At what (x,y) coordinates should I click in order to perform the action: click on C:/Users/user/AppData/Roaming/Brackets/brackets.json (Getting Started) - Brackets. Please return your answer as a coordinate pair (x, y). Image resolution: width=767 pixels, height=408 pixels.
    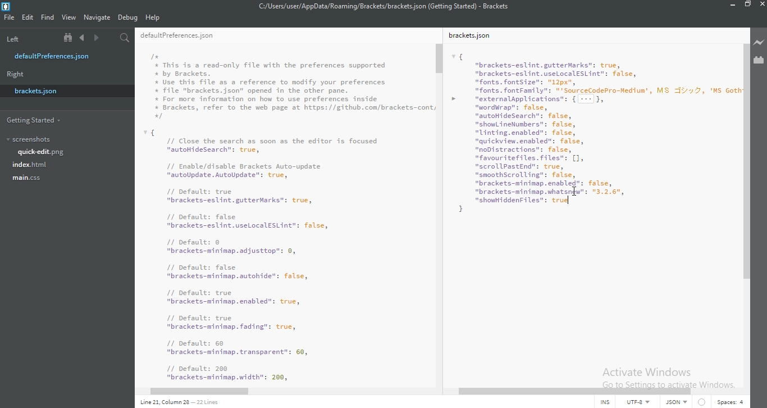
    Looking at the image, I should click on (382, 6).